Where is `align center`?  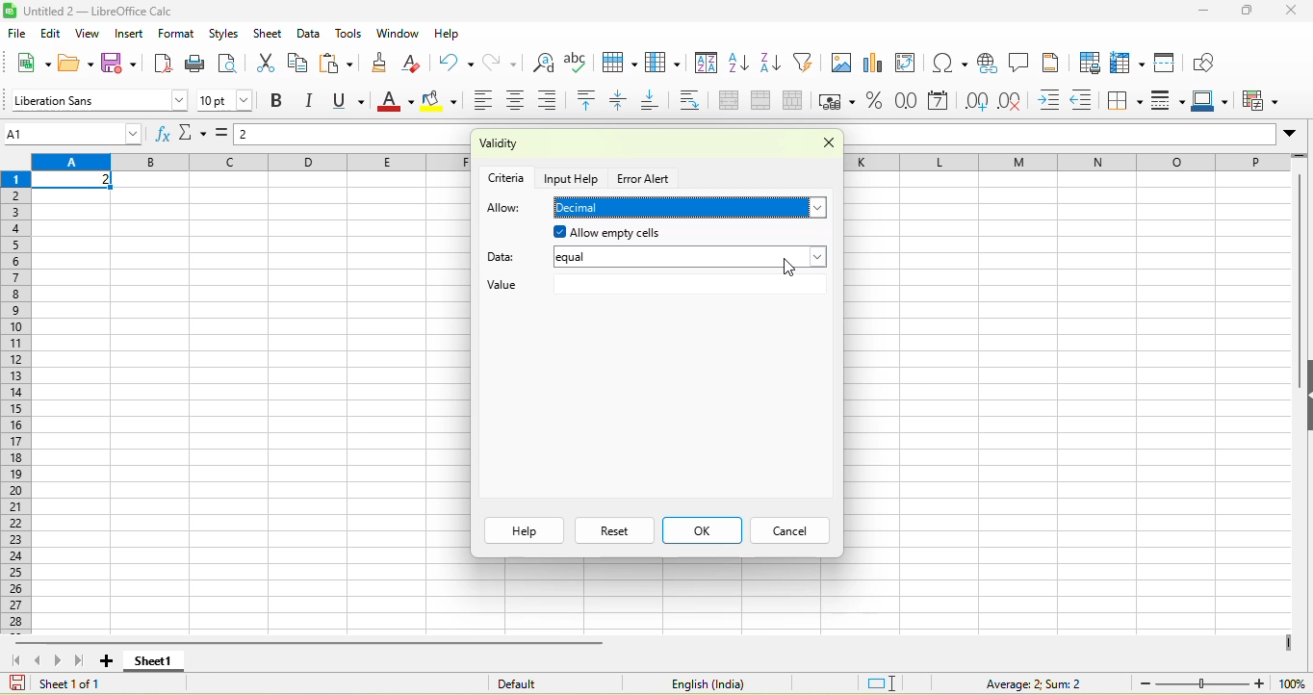
align center is located at coordinates (519, 102).